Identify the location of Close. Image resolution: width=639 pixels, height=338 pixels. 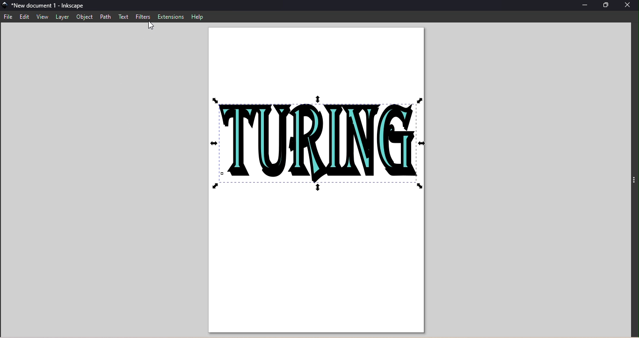
(628, 7).